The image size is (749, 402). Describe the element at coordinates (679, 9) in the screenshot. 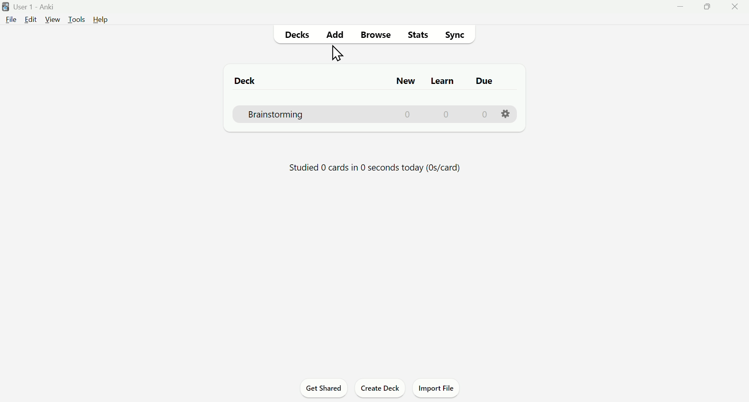

I see `Minimise` at that location.